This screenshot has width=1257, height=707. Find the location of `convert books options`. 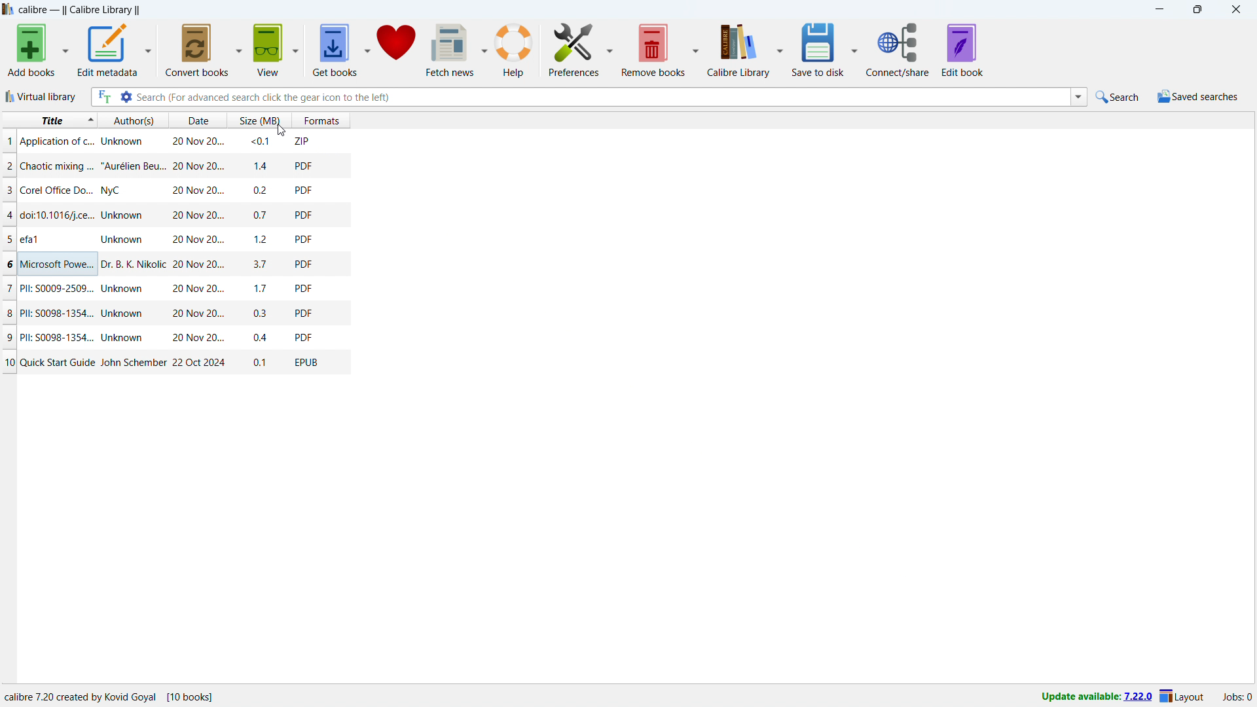

convert books options is located at coordinates (240, 49).